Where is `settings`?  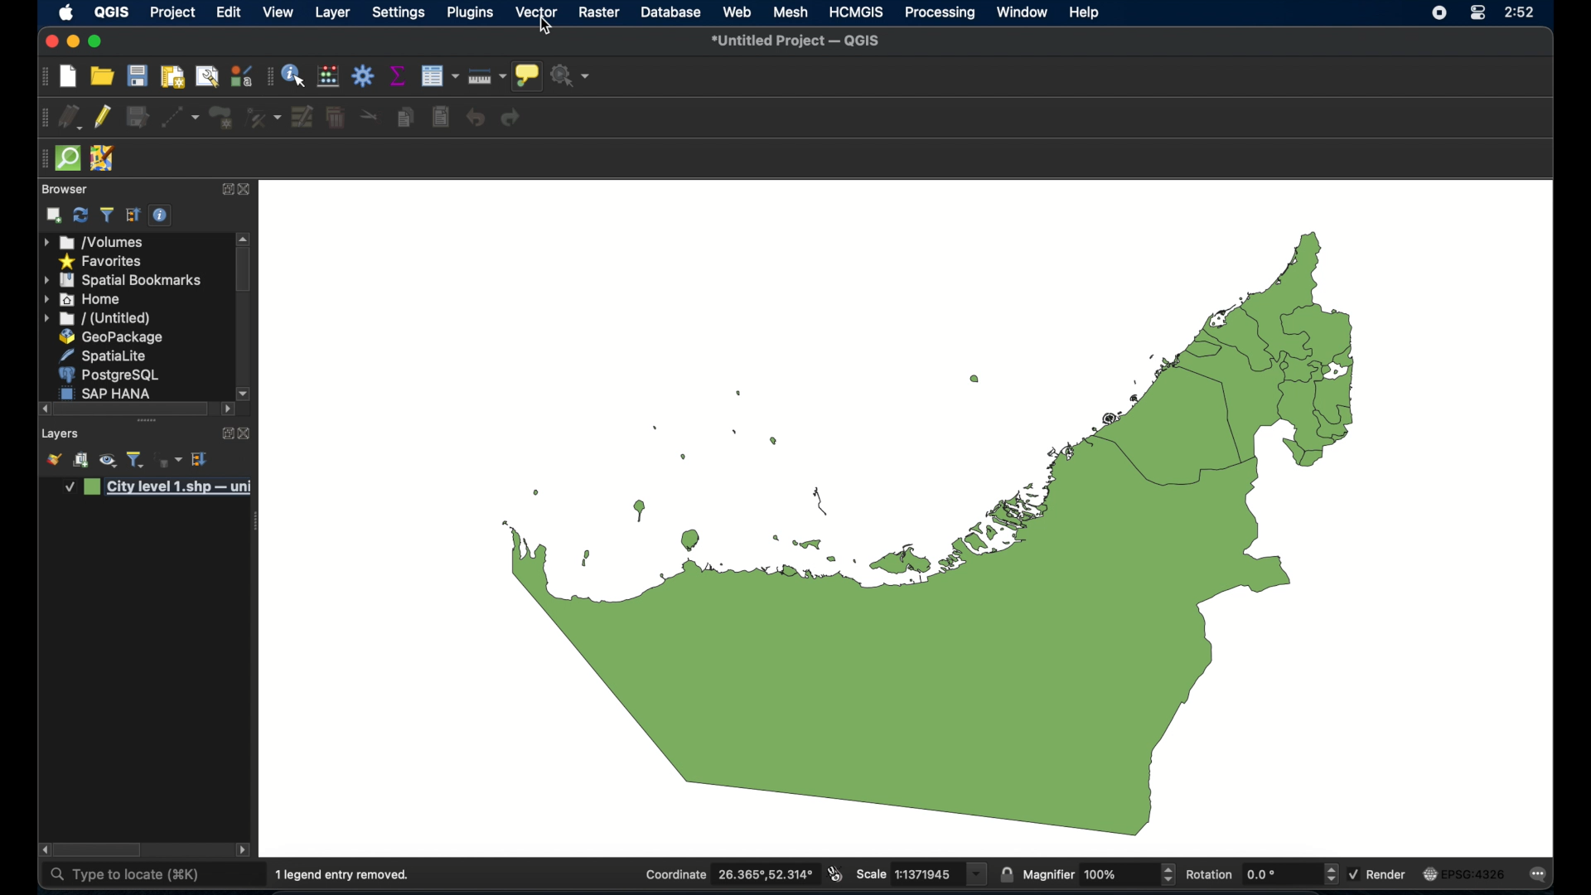
settings is located at coordinates (399, 13).